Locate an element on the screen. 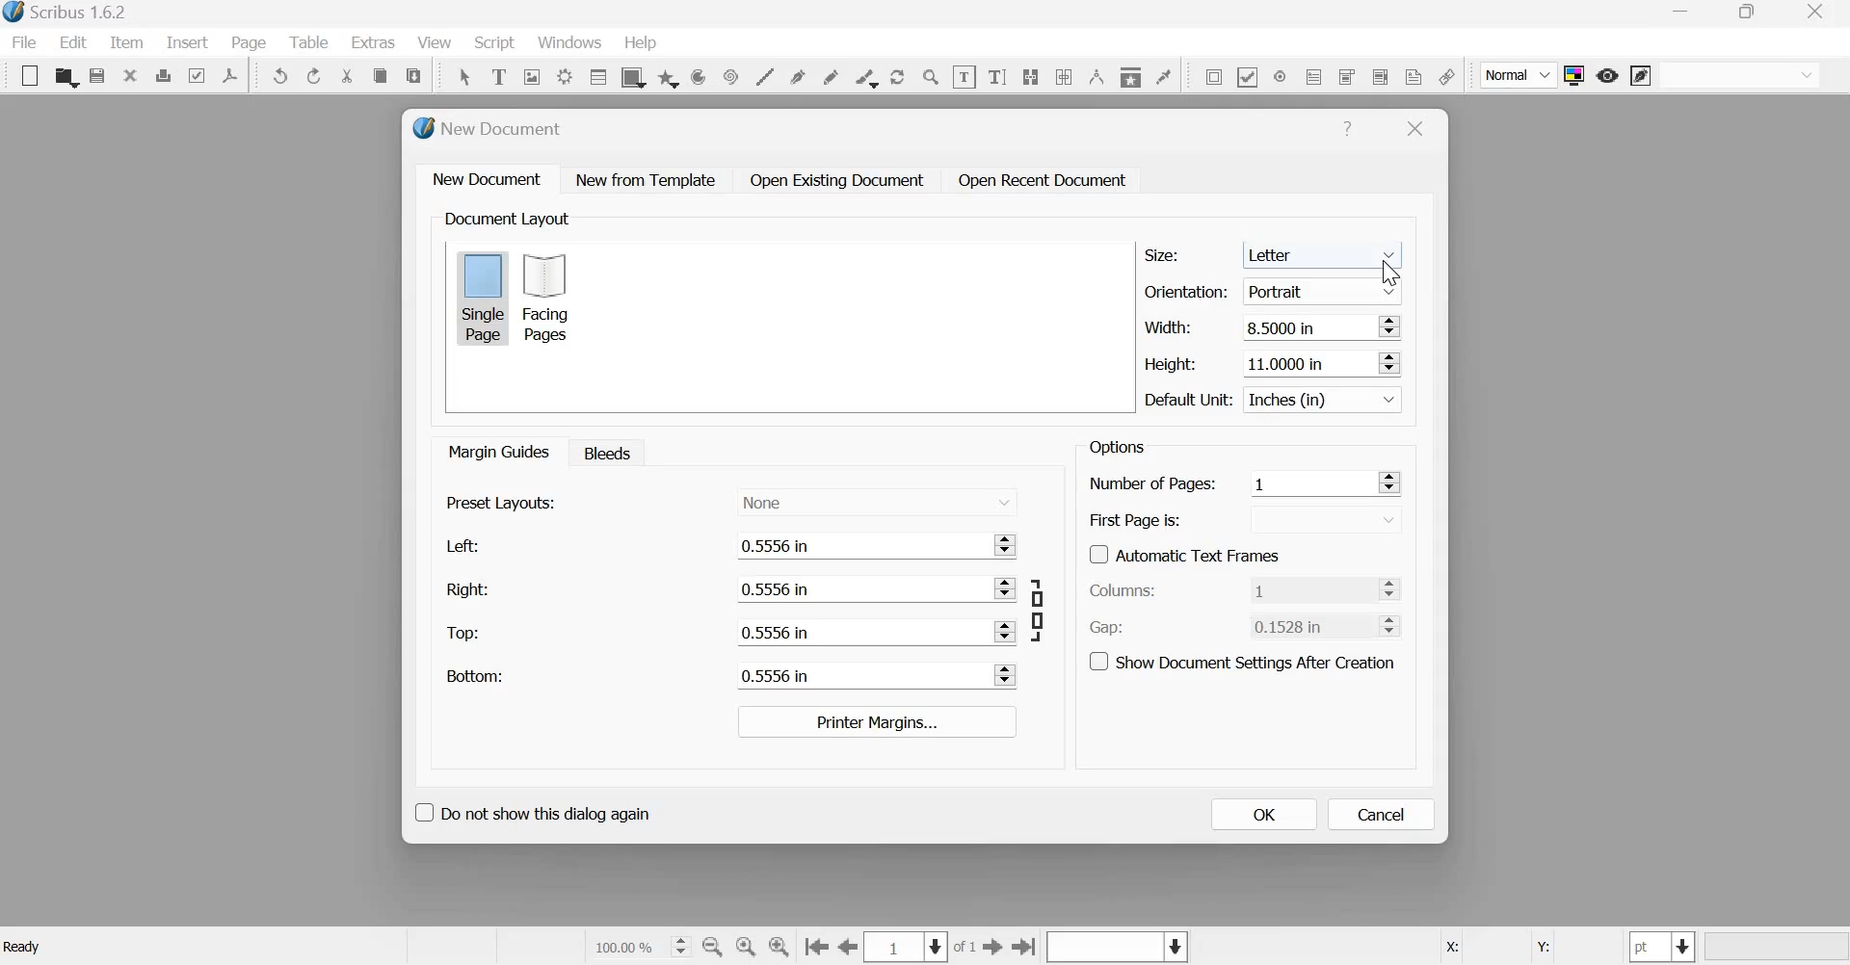 The width and height of the screenshot is (1850, 965). print is located at coordinates (163, 75).